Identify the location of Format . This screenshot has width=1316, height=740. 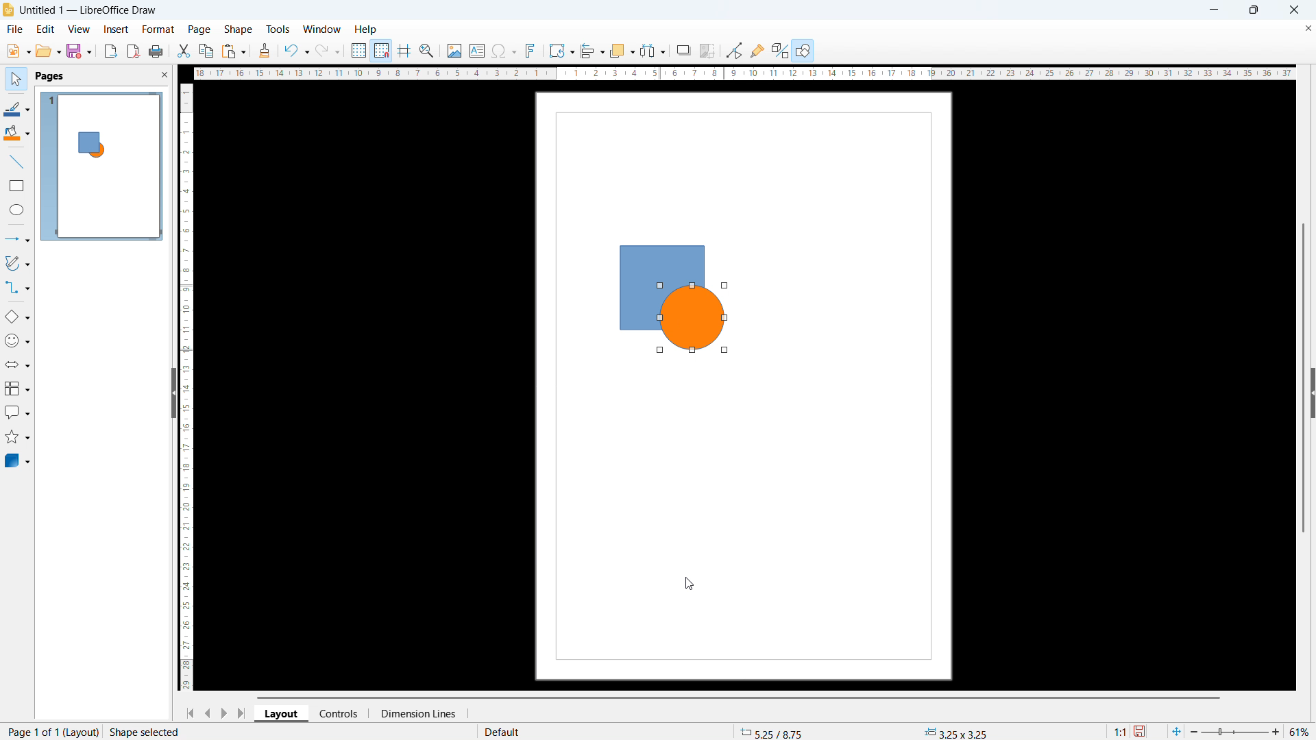
(159, 29).